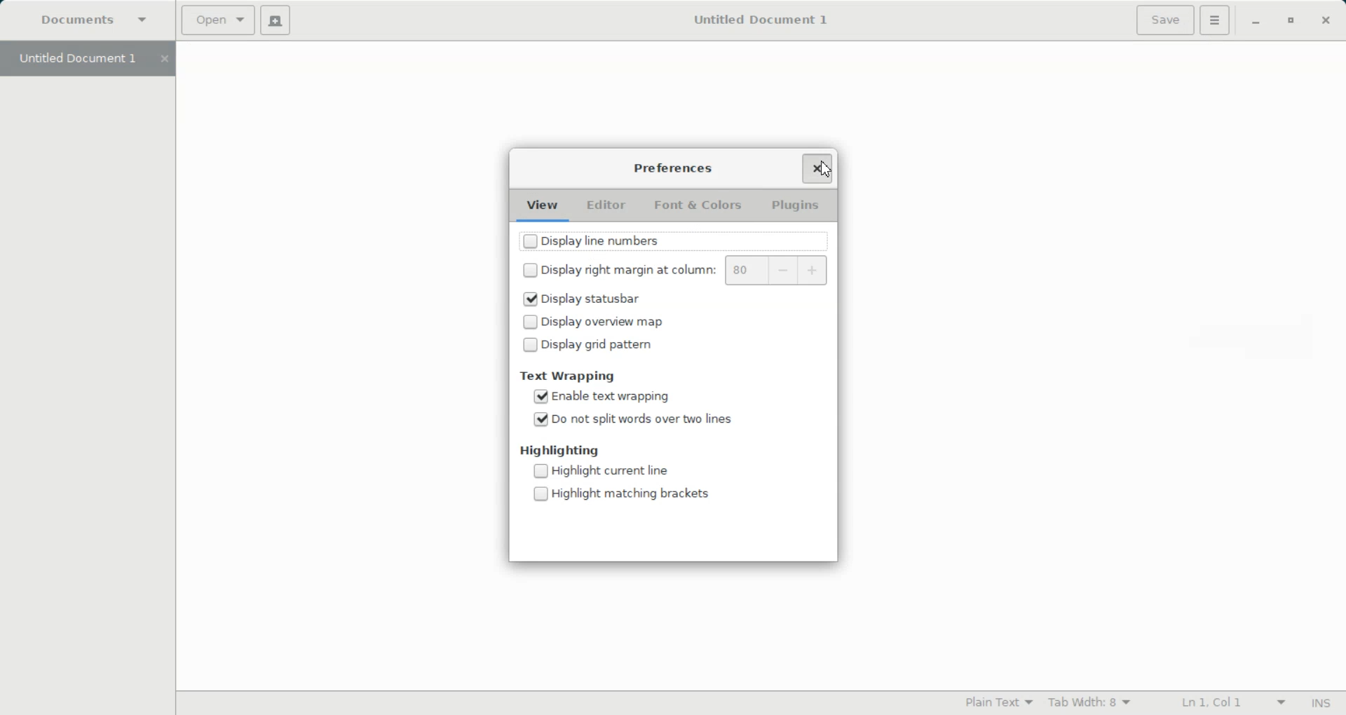  What do you see at coordinates (1000, 702) in the screenshot?
I see `Highlighting Mode` at bounding box center [1000, 702].